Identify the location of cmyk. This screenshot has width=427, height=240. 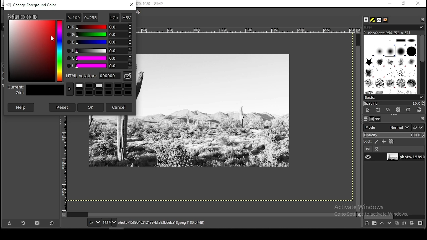
(23, 17).